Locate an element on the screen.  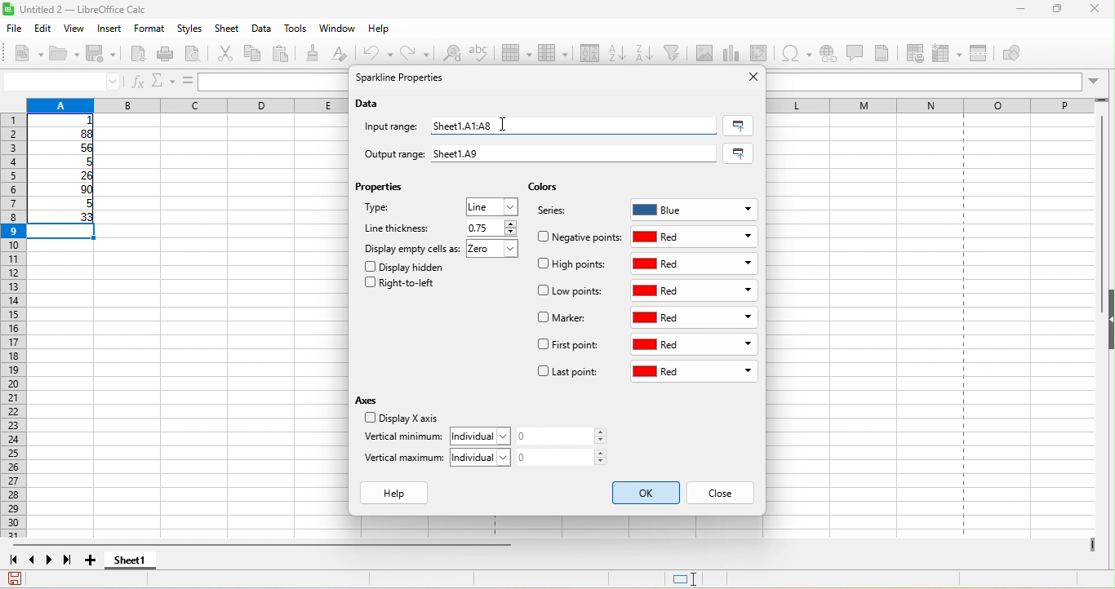
open is located at coordinates (65, 55).